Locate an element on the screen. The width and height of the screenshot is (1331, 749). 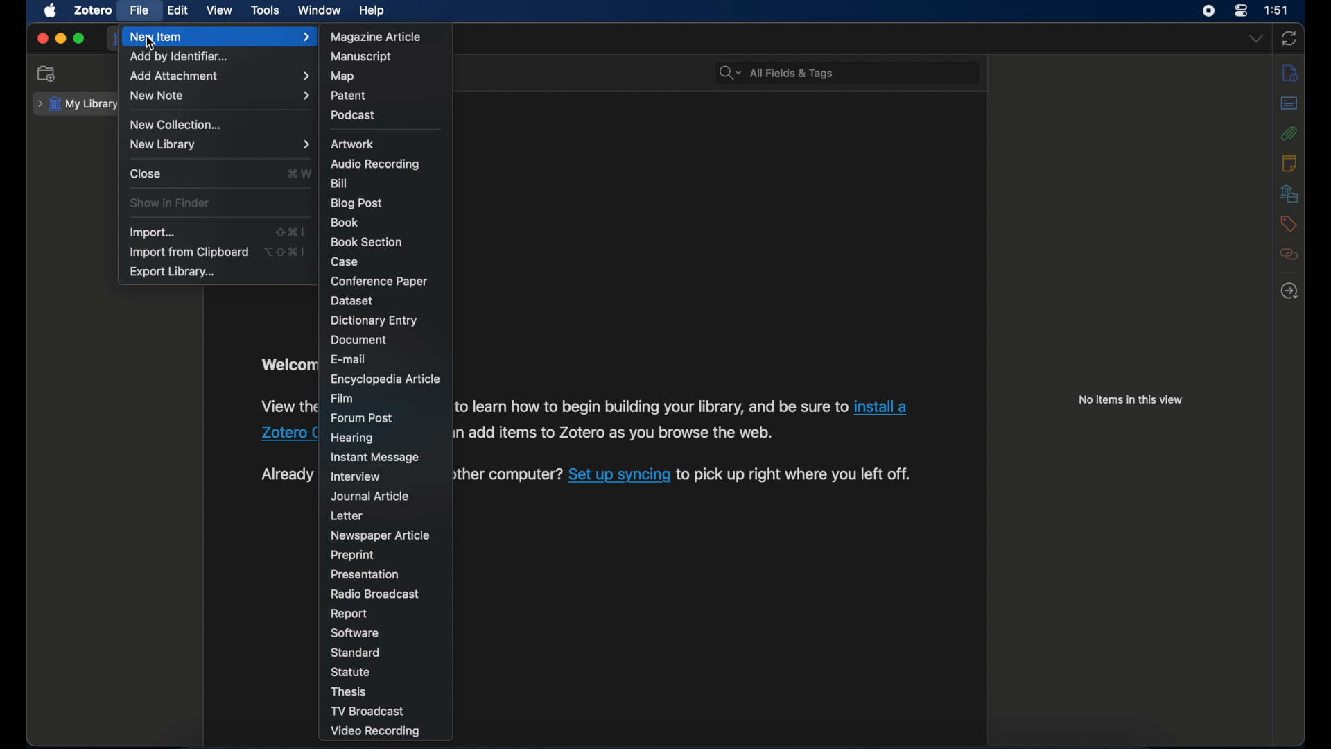
notes is located at coordinates (1290, 163).